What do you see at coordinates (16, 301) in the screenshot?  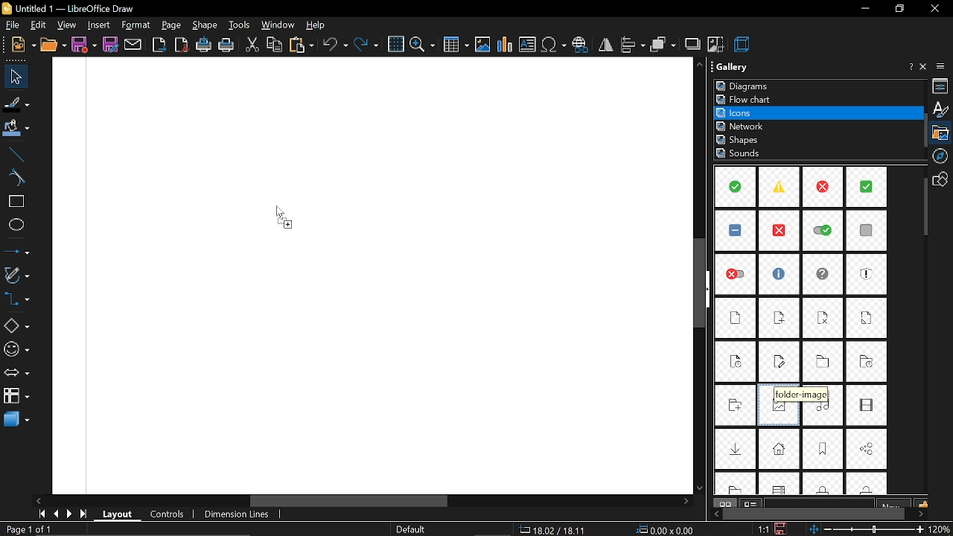 I see `connector` at bounding box center [16, 301].